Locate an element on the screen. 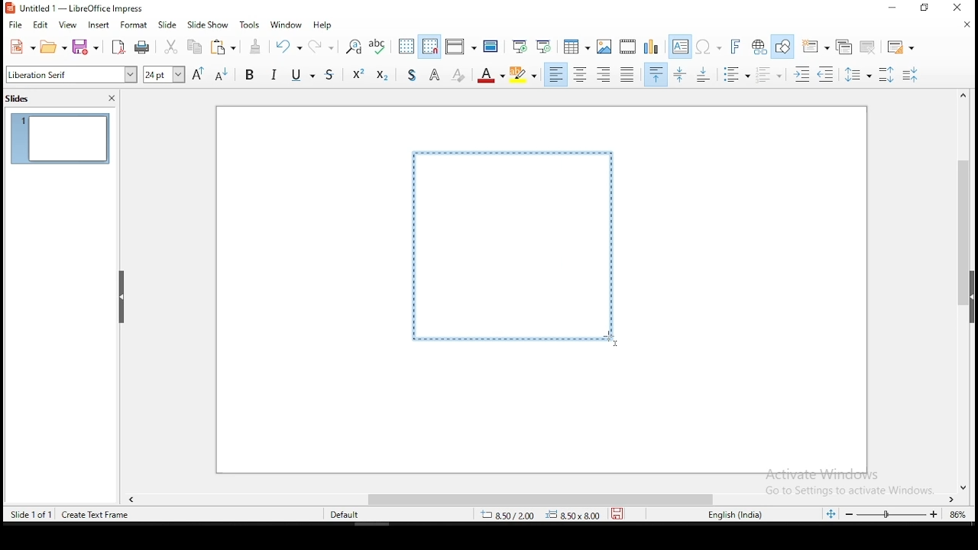 The width and height of the screenshot is (978, 550). bold is located at coordinates (251, 77).